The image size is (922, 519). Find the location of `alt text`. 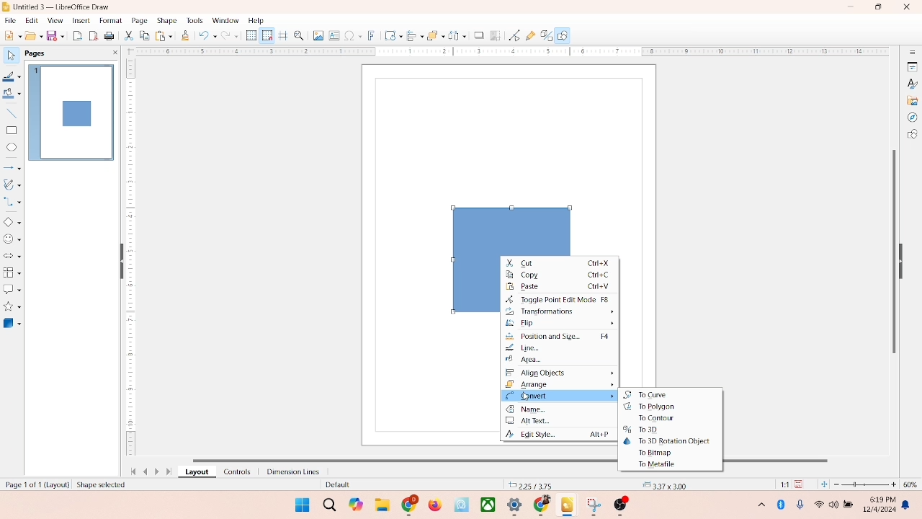

alt text is located at coordinates (560, 422).